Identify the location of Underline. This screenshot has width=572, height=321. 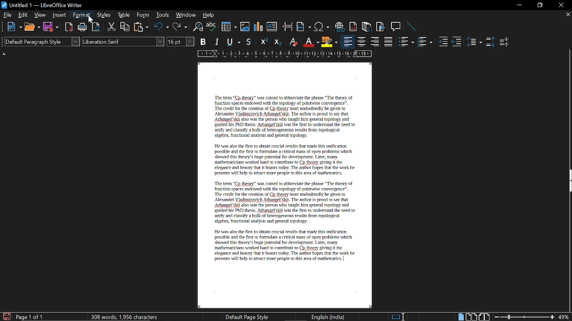
(311, 42).